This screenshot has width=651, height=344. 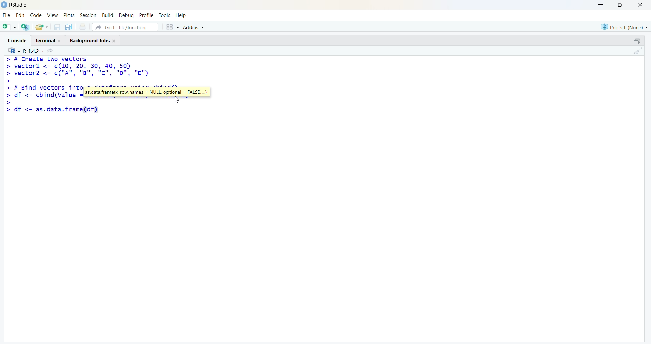 What do you see at coordinates (83, 27) in the screenshot?
I see `print the current file` at bounding box center [83, 27].